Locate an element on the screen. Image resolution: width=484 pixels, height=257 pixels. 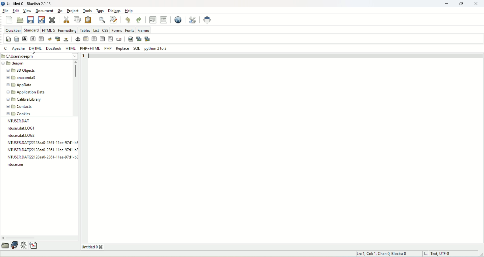
contacts is located at coordinates (19, 107).